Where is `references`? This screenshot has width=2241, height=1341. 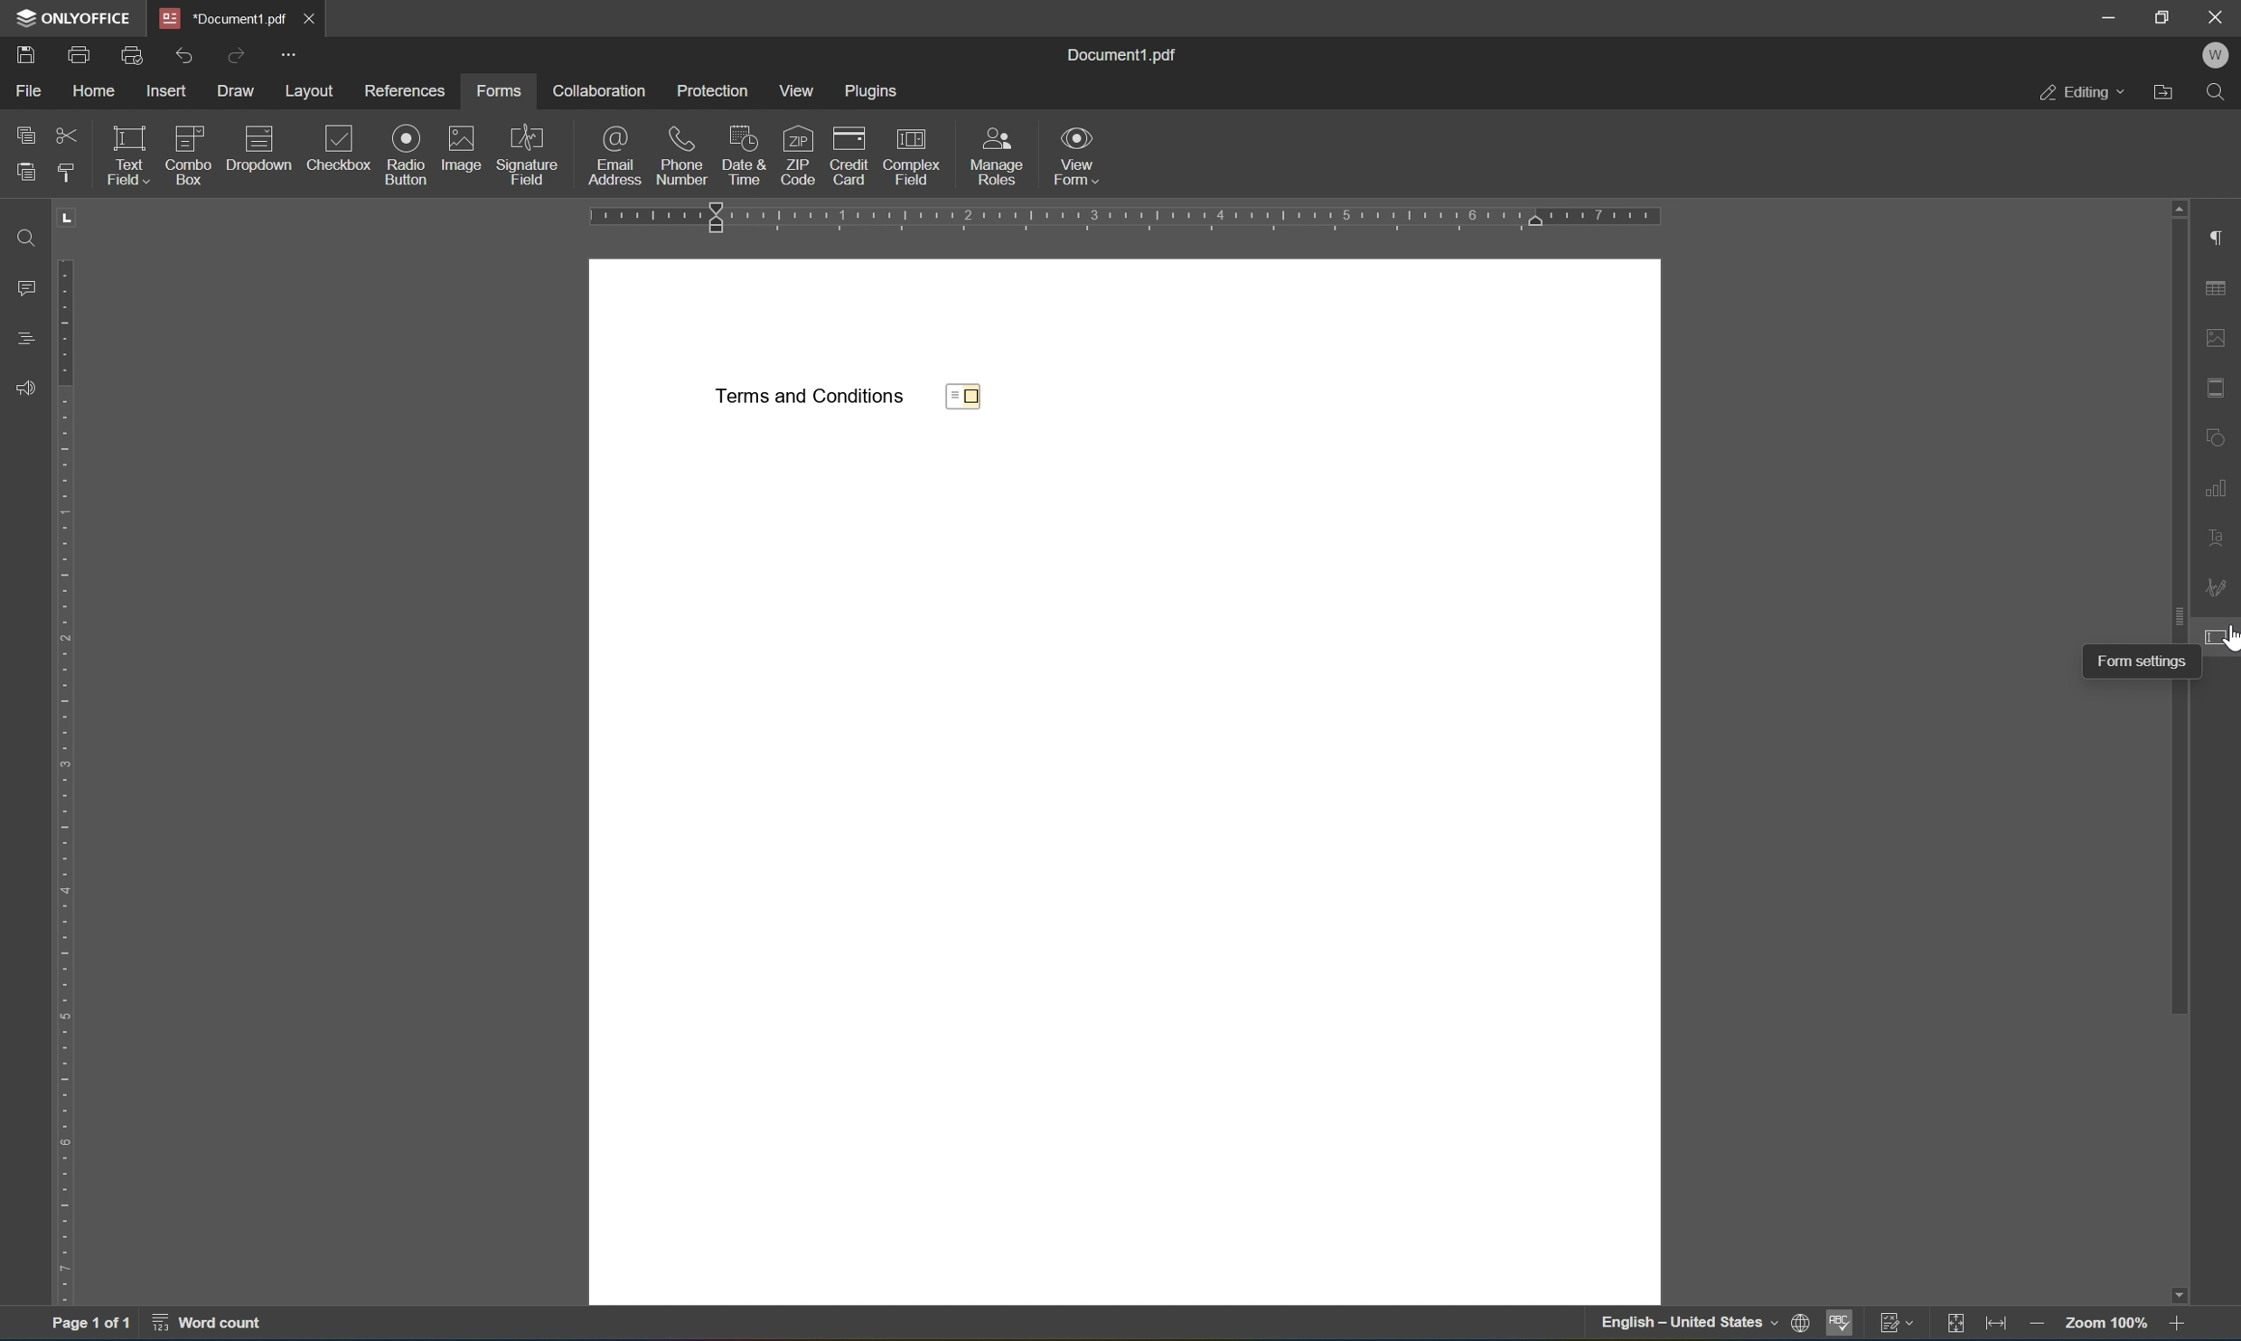
references is located at coordinates (405, 91).